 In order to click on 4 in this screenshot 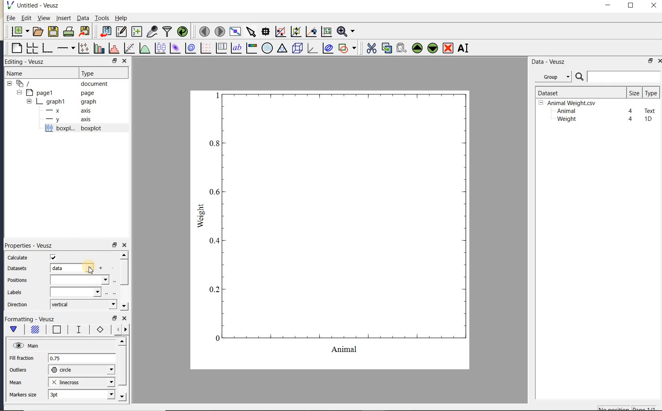, I will do `click(631, 119)`.